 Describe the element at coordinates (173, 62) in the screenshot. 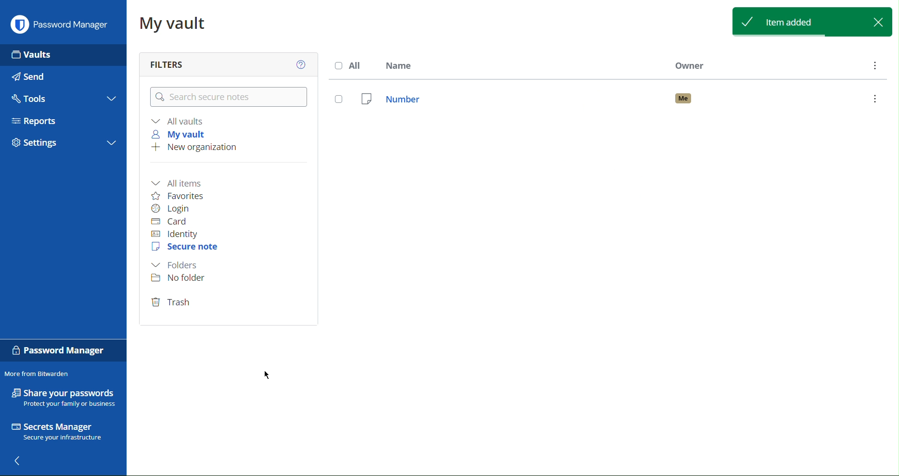

I see `Filters` at that location.